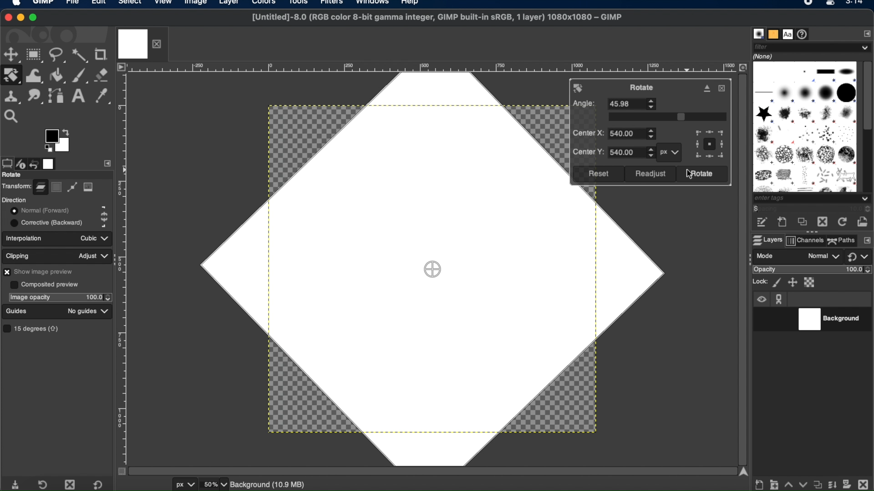 The image size is (874, 491). Describe the element at coordinates (103, 224) in the screenshot. I see `corrective backward icon` at that location.